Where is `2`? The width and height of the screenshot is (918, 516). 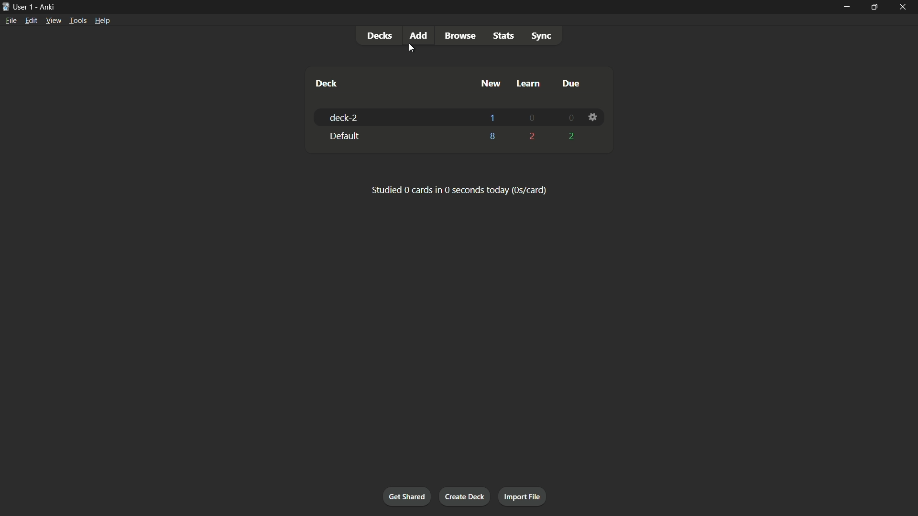
2 is located at coordinates (572, 137).